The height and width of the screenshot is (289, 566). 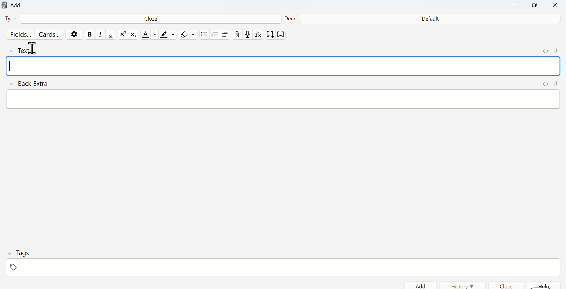 I want to click on Close, so click(x=509, y=285).